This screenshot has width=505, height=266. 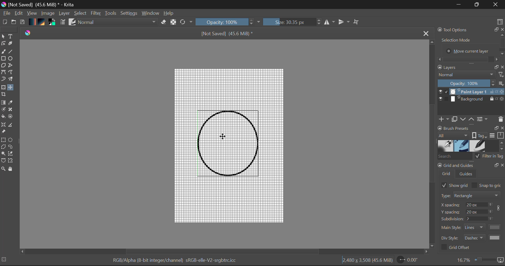 I want to click on Continuous Selection, so click(x=3, y=154).